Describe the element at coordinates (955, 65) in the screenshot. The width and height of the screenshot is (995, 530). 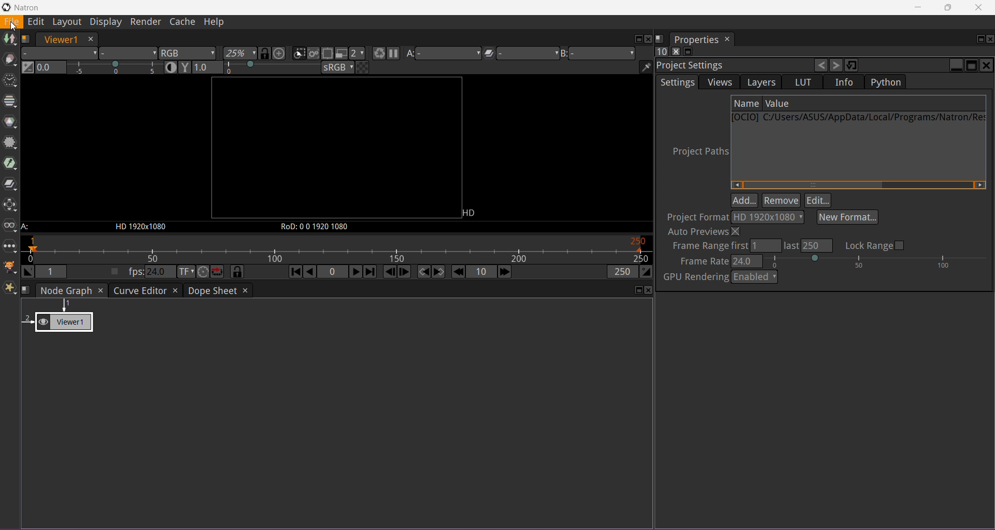
I see `Minimize` at that location.